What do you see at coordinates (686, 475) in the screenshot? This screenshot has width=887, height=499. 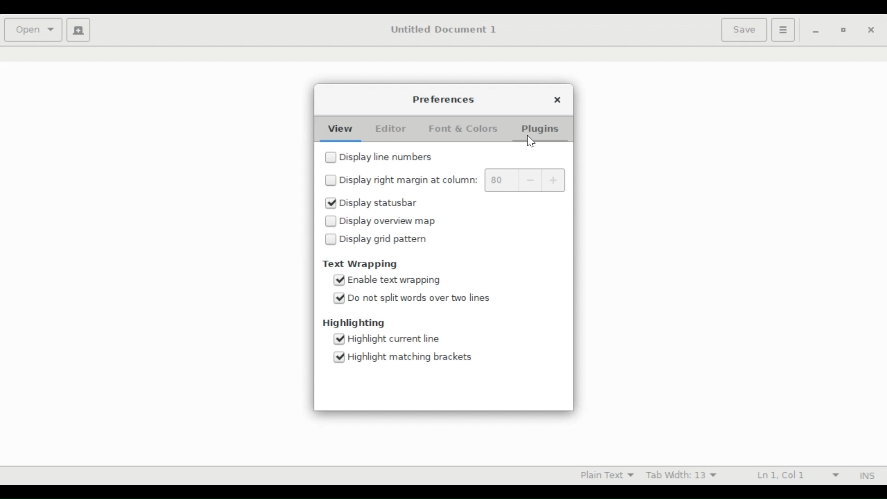 I see `Tab Width 13` at bounding box center [686, 475].